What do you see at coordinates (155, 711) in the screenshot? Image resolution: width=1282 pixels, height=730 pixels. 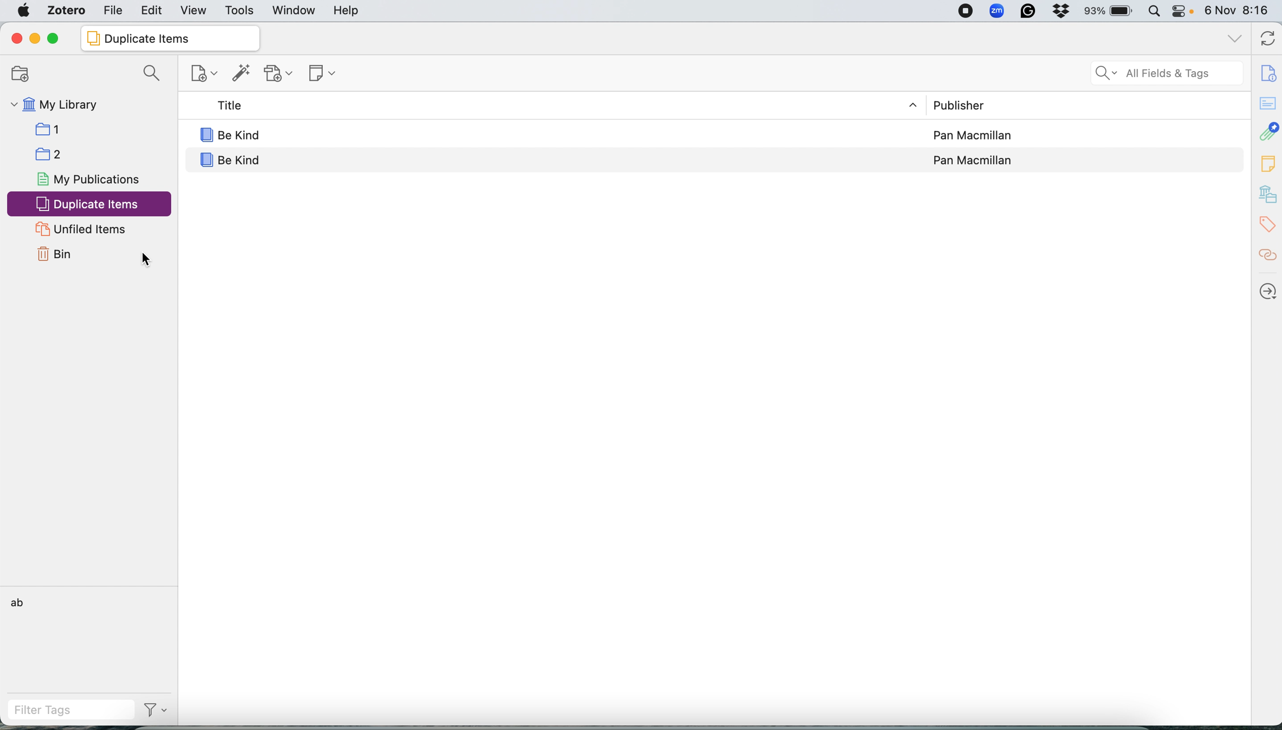 I see `Filter` at bounding box center [155, 711].